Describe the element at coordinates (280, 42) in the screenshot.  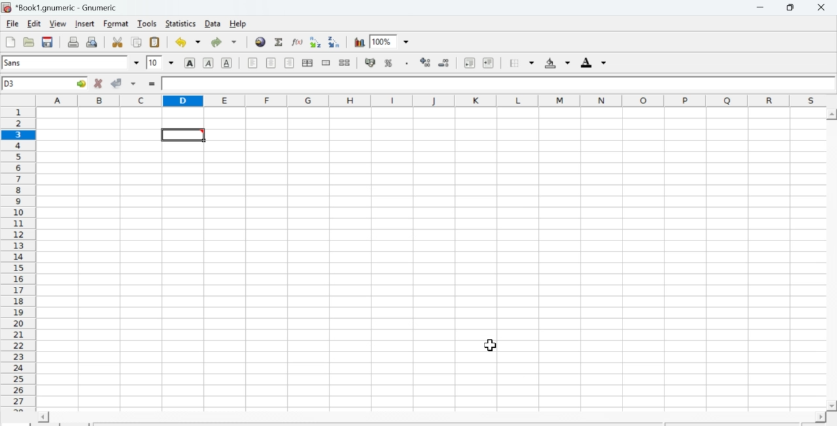
I see `Sum` at that location.